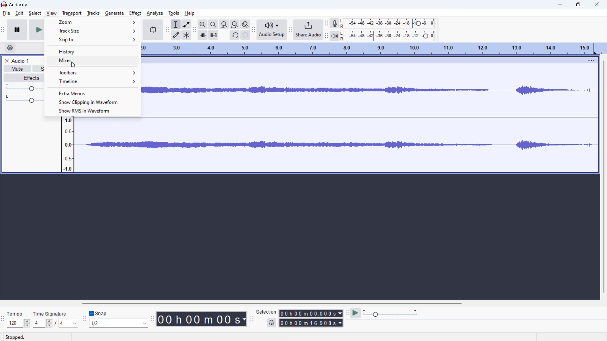 The width and height of the screenshot is (607, 341). I want to click on play, so click(37, 31).